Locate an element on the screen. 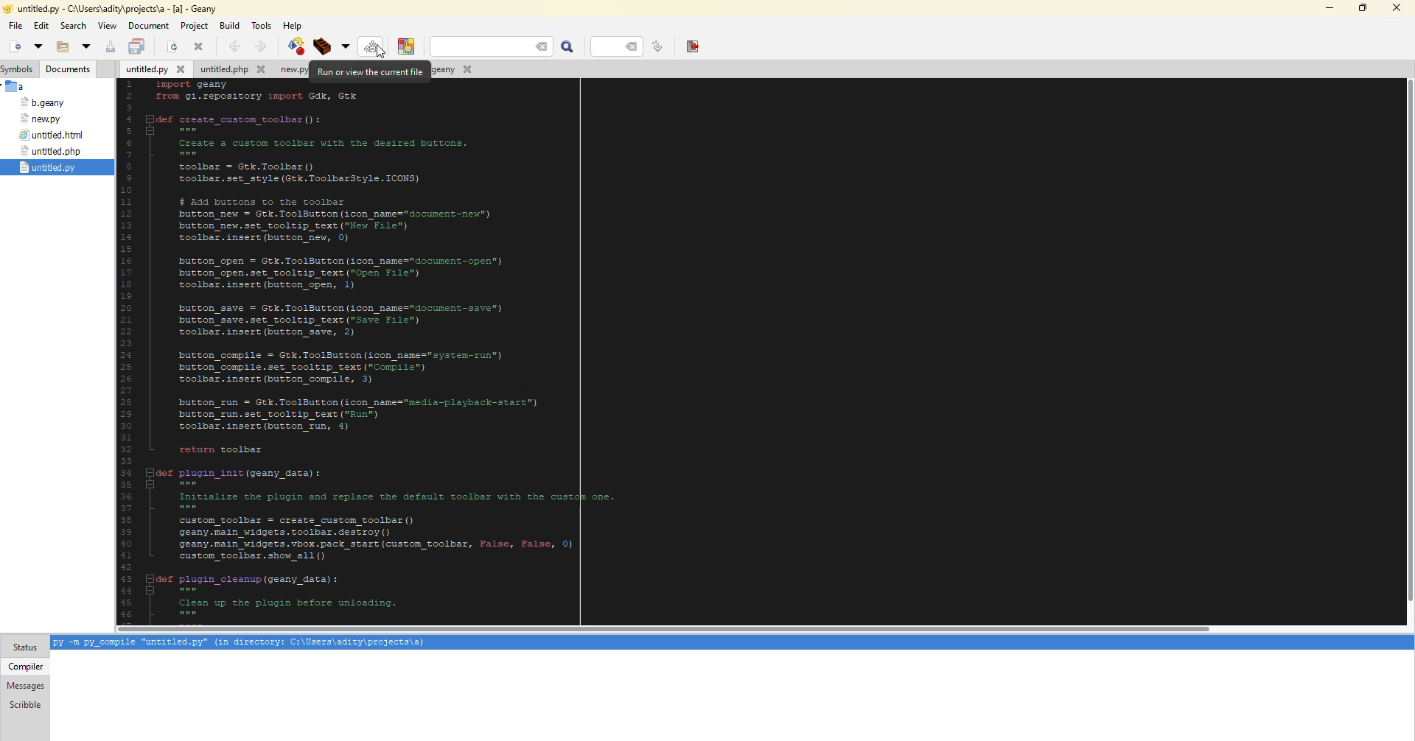 This screenshot has width=1415, height=741. info is located at coordinates (247, 642).